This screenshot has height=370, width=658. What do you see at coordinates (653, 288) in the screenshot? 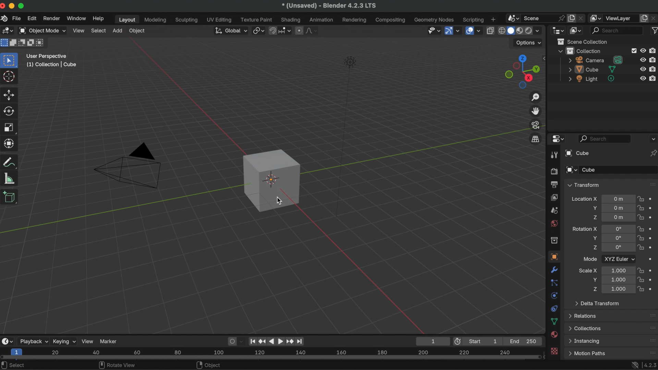
I see `animate property` at bounding box center [653, 288].